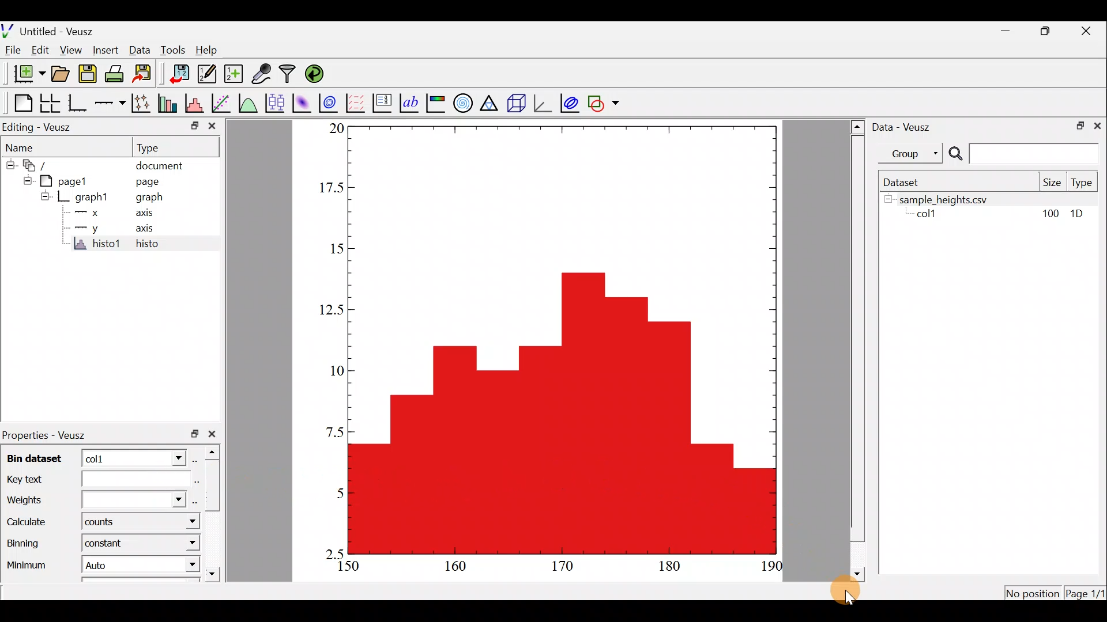 The image size is (1107, 622). I want to click on 15, so click(331, 246).